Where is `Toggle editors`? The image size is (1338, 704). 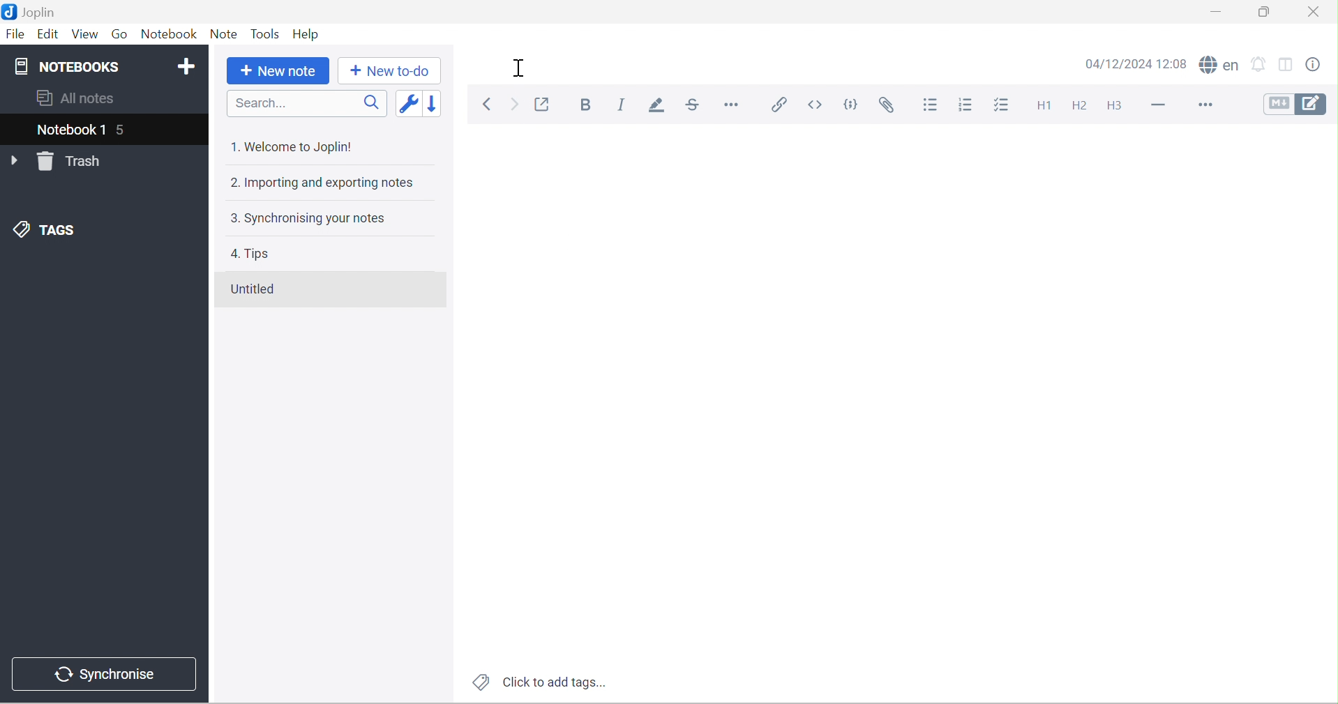
Toggle editors is located at coordinates (1299, 105).